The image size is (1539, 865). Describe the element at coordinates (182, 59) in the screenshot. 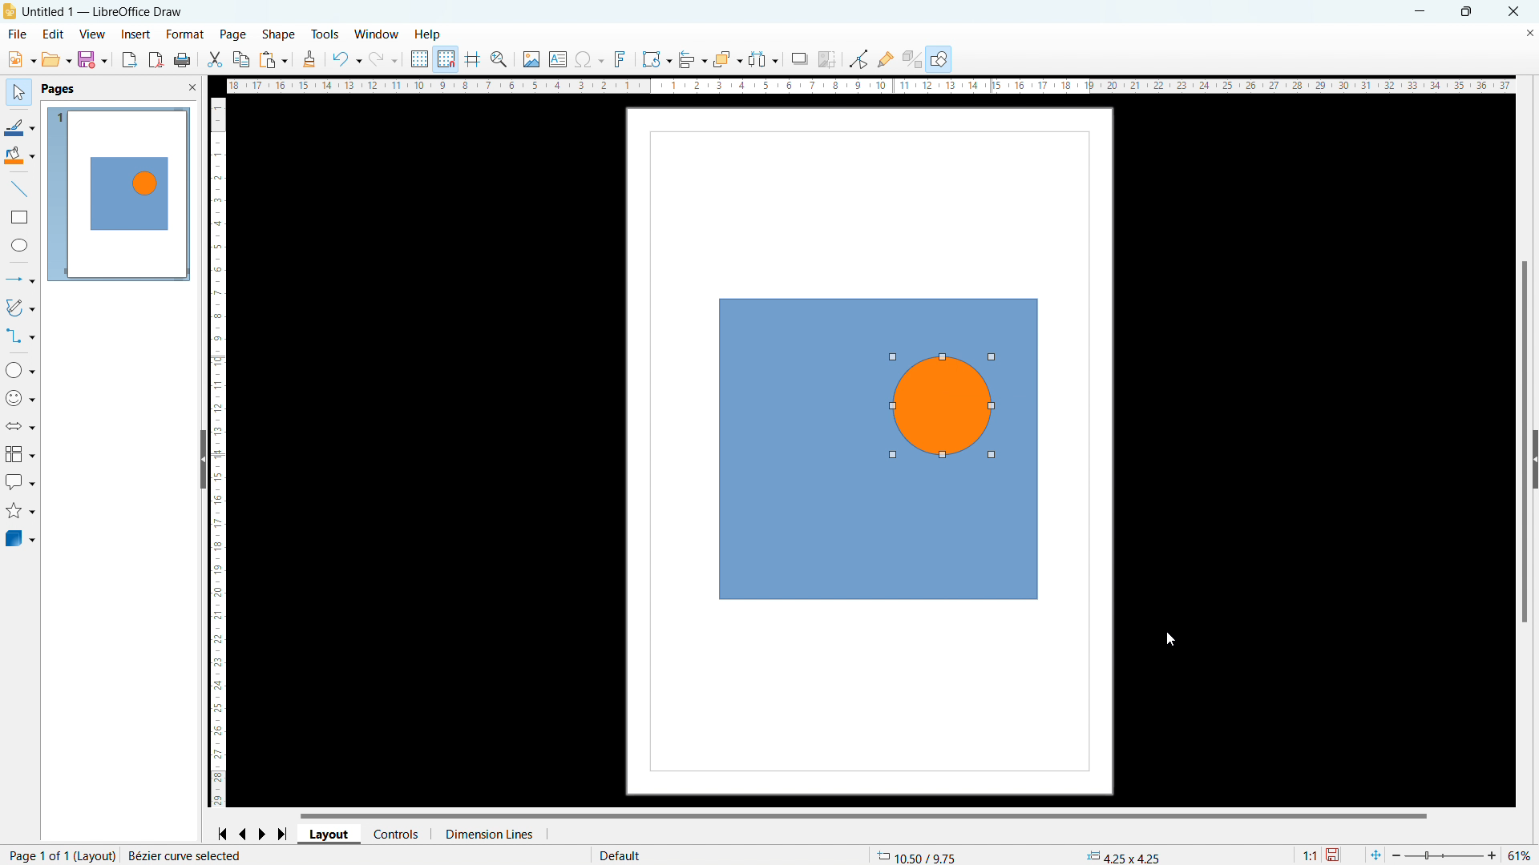

I see `print` at that location.